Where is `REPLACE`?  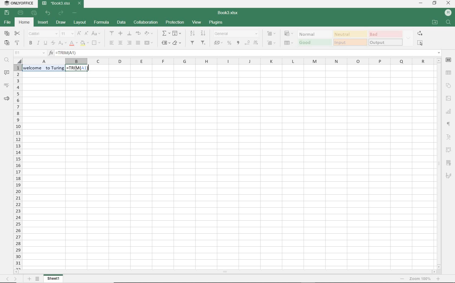 REPLACE is located at coordinates (420, 33).